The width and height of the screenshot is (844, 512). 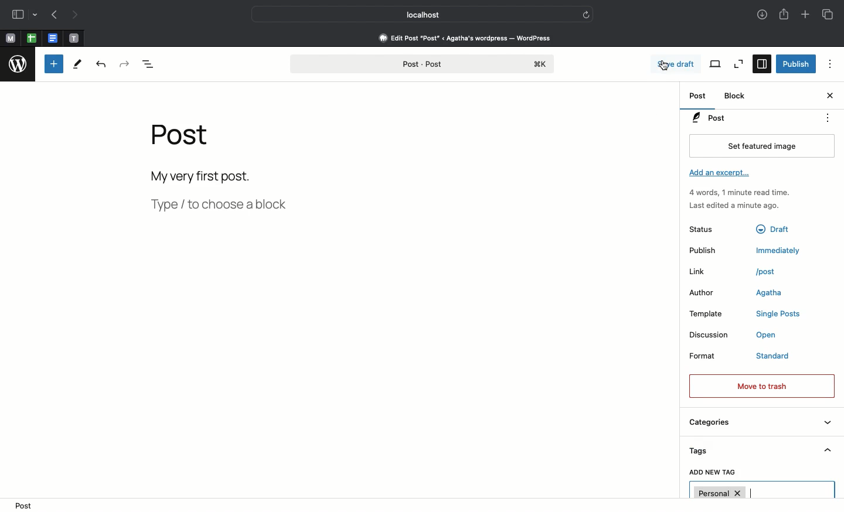 What do you see at coordinates (706, 355) in the screenshot?
I see `Format` at bounding box center [706, 355].